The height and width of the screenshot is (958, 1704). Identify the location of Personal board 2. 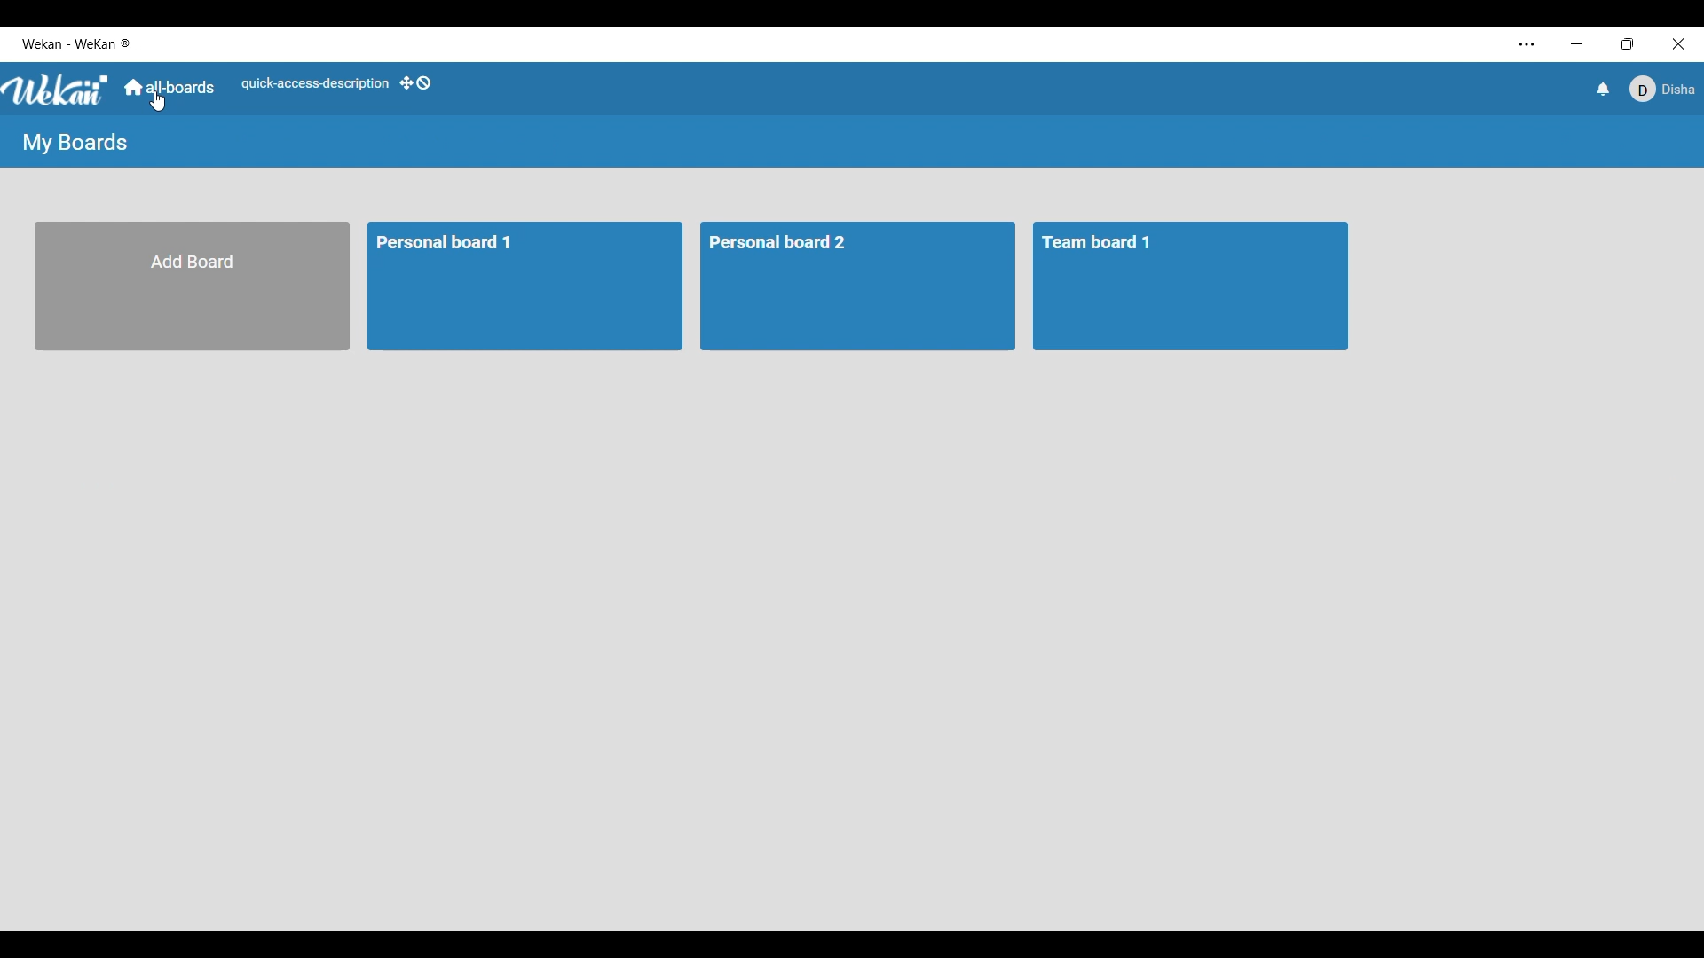
(802, 243).